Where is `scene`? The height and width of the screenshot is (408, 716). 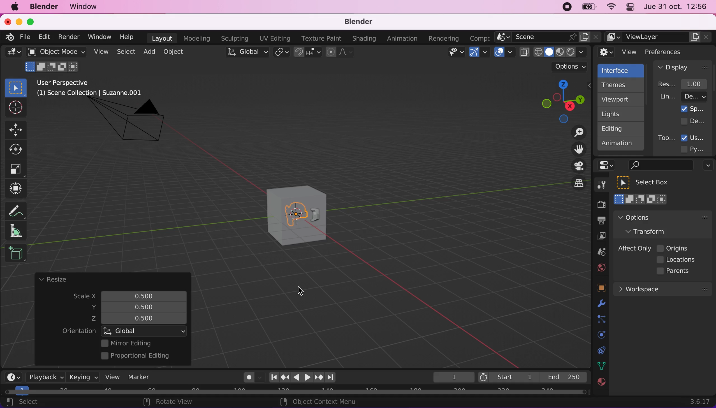 scene is located at coordinates (548, 37).